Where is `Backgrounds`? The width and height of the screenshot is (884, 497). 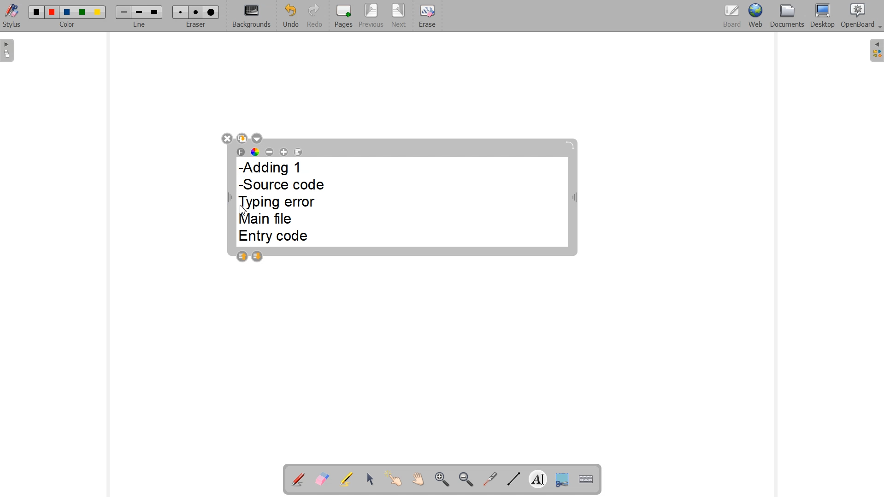
Backgrounds is located at coordinates (251, 16).